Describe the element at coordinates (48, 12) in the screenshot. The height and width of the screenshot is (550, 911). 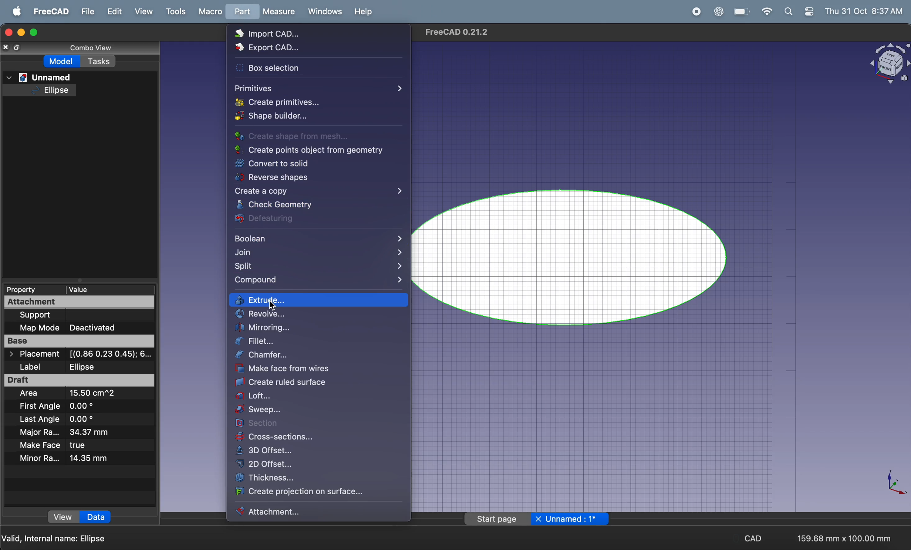
I see `freecad` at that location.